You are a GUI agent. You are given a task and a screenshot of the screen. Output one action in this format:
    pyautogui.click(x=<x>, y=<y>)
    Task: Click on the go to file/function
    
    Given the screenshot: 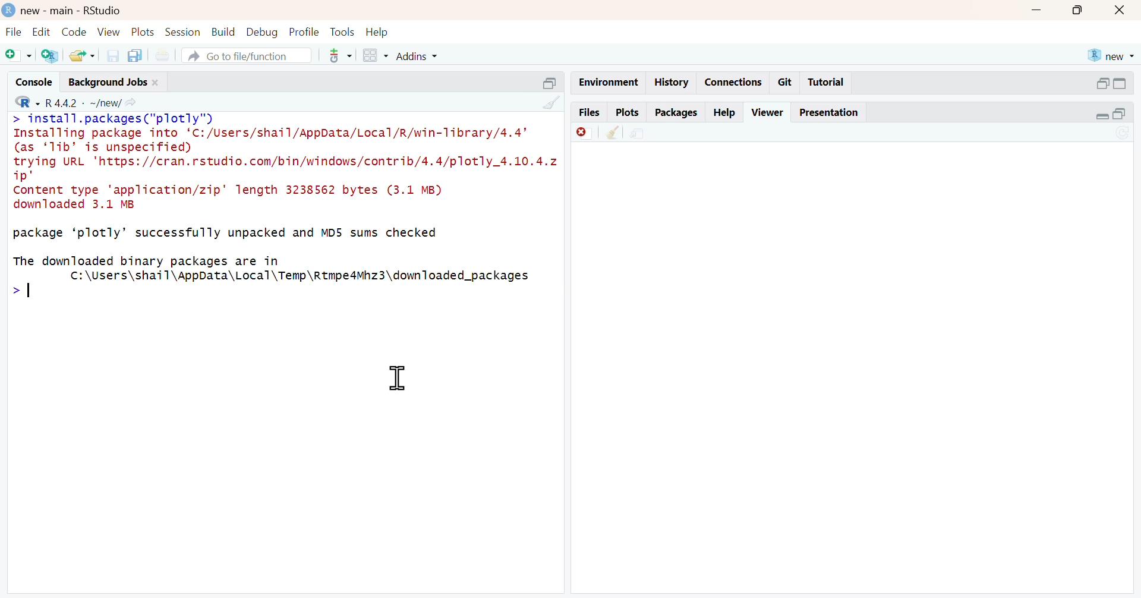 What is the action you would take?
    pyautogui.click(x=247, y=56)
    